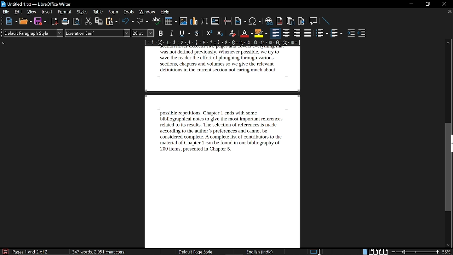 The height and width of the screenshot is (255, 453). Describe the element at coordinates (173, 33) in the screenshot. I see `italic` at that location.